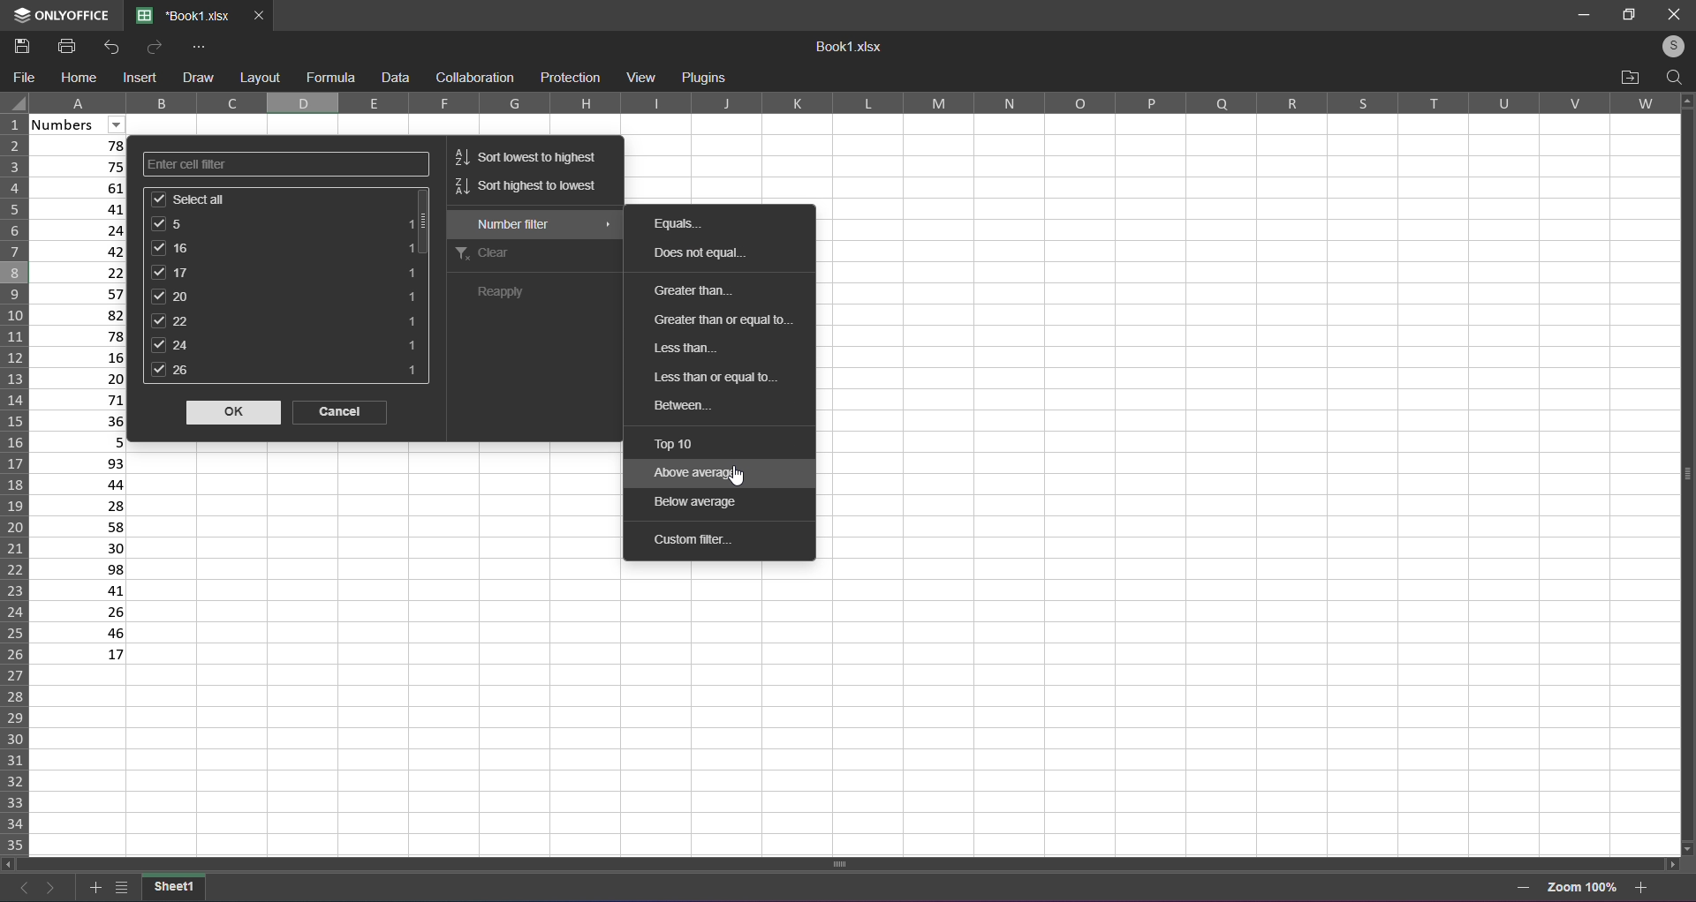 The width and height of the screenshot is (1696, 902). I want to click on top 10, so click(711, 442).